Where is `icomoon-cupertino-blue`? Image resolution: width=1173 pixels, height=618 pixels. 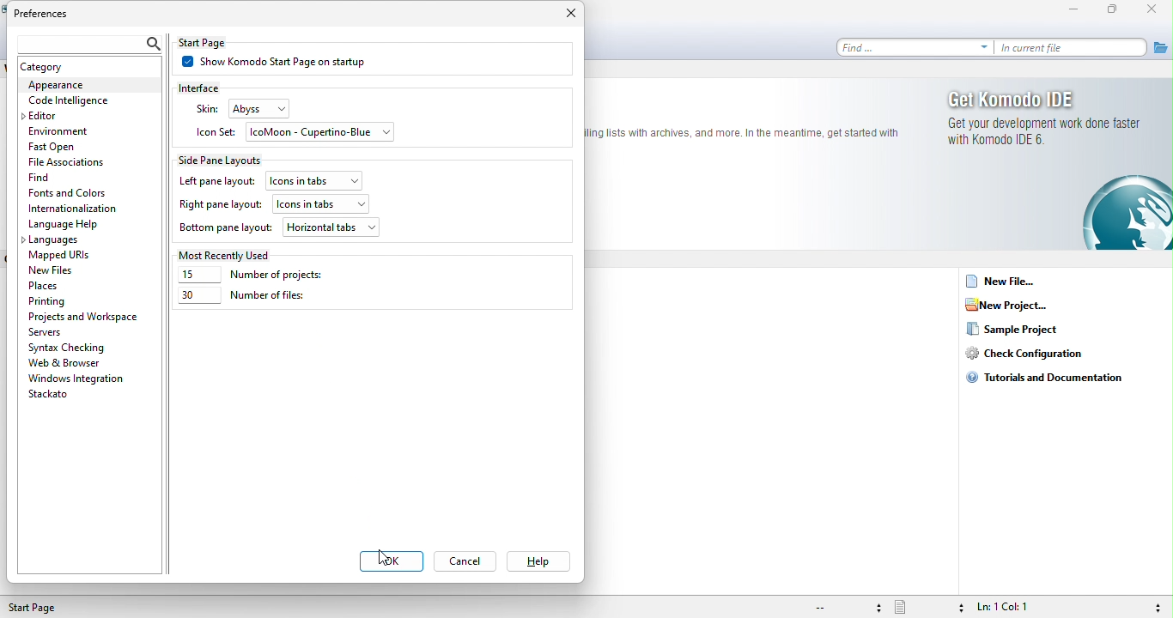 icomoon-cupertino-blue is located at coordinates (322, 134).